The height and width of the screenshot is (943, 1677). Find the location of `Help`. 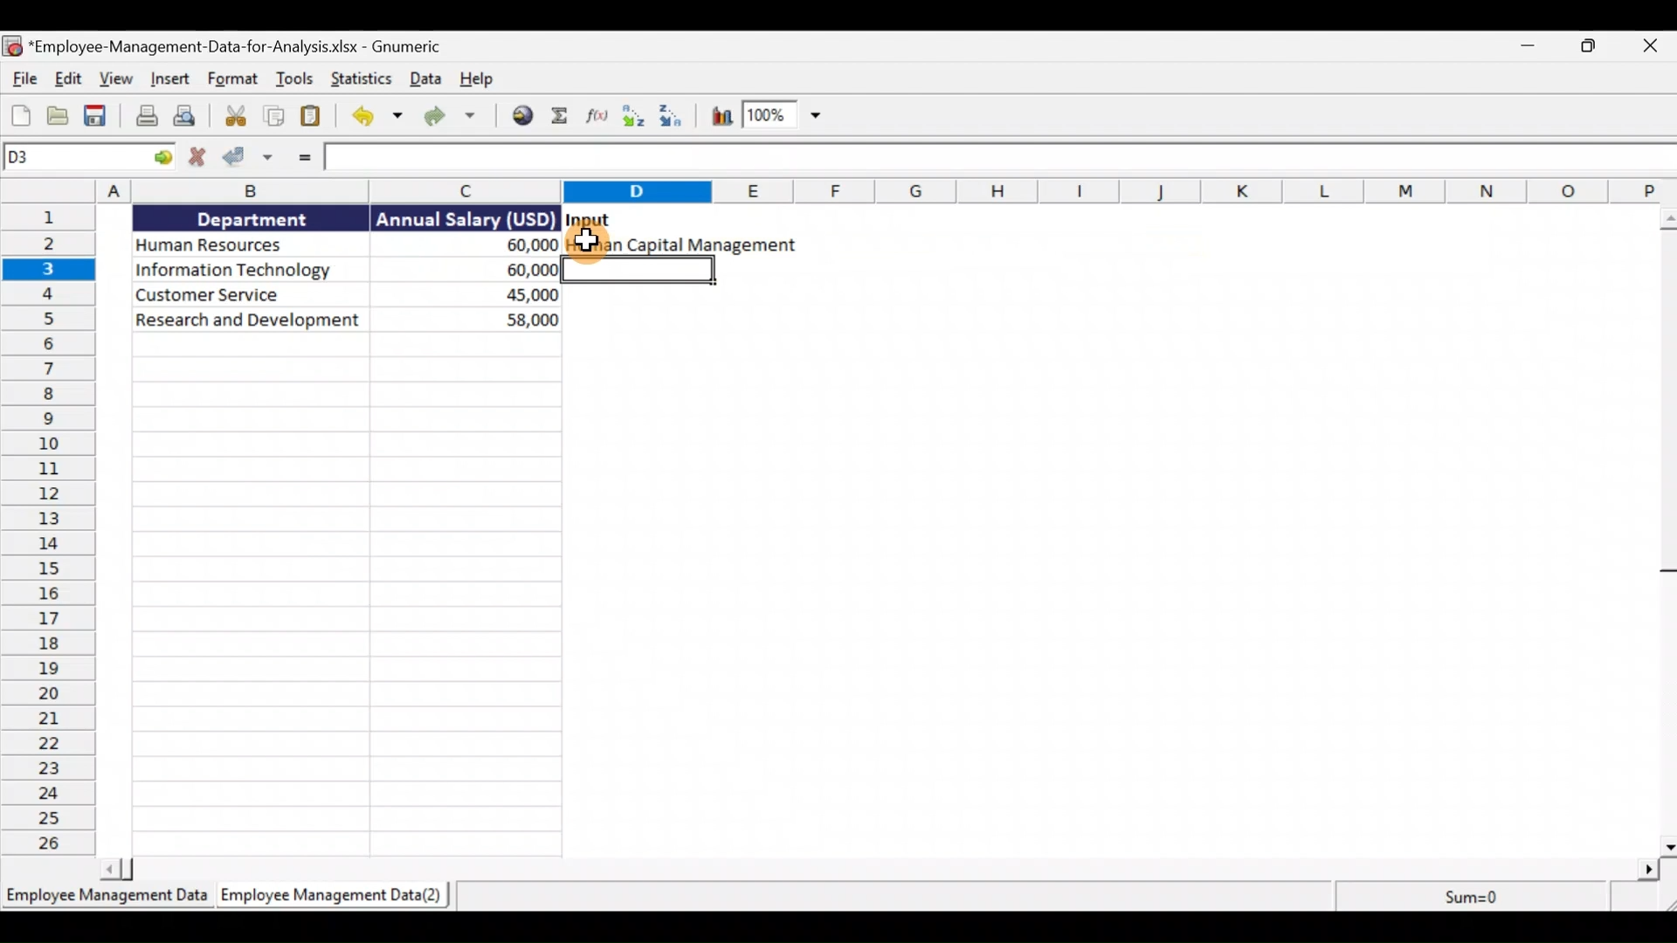

Help is located at coordinates (481, 79).